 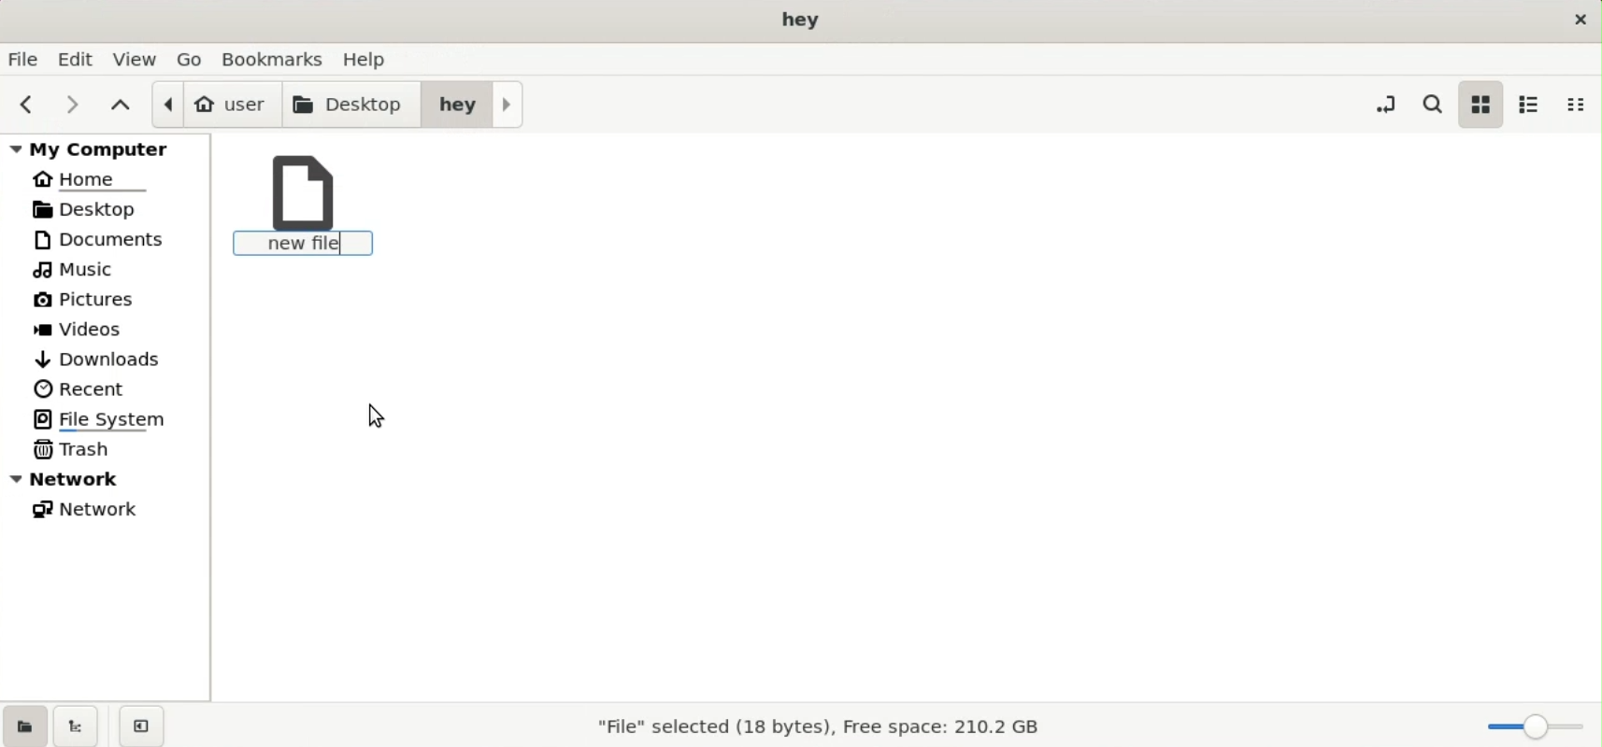 I want to click on new file, so click(x=307, y=207).